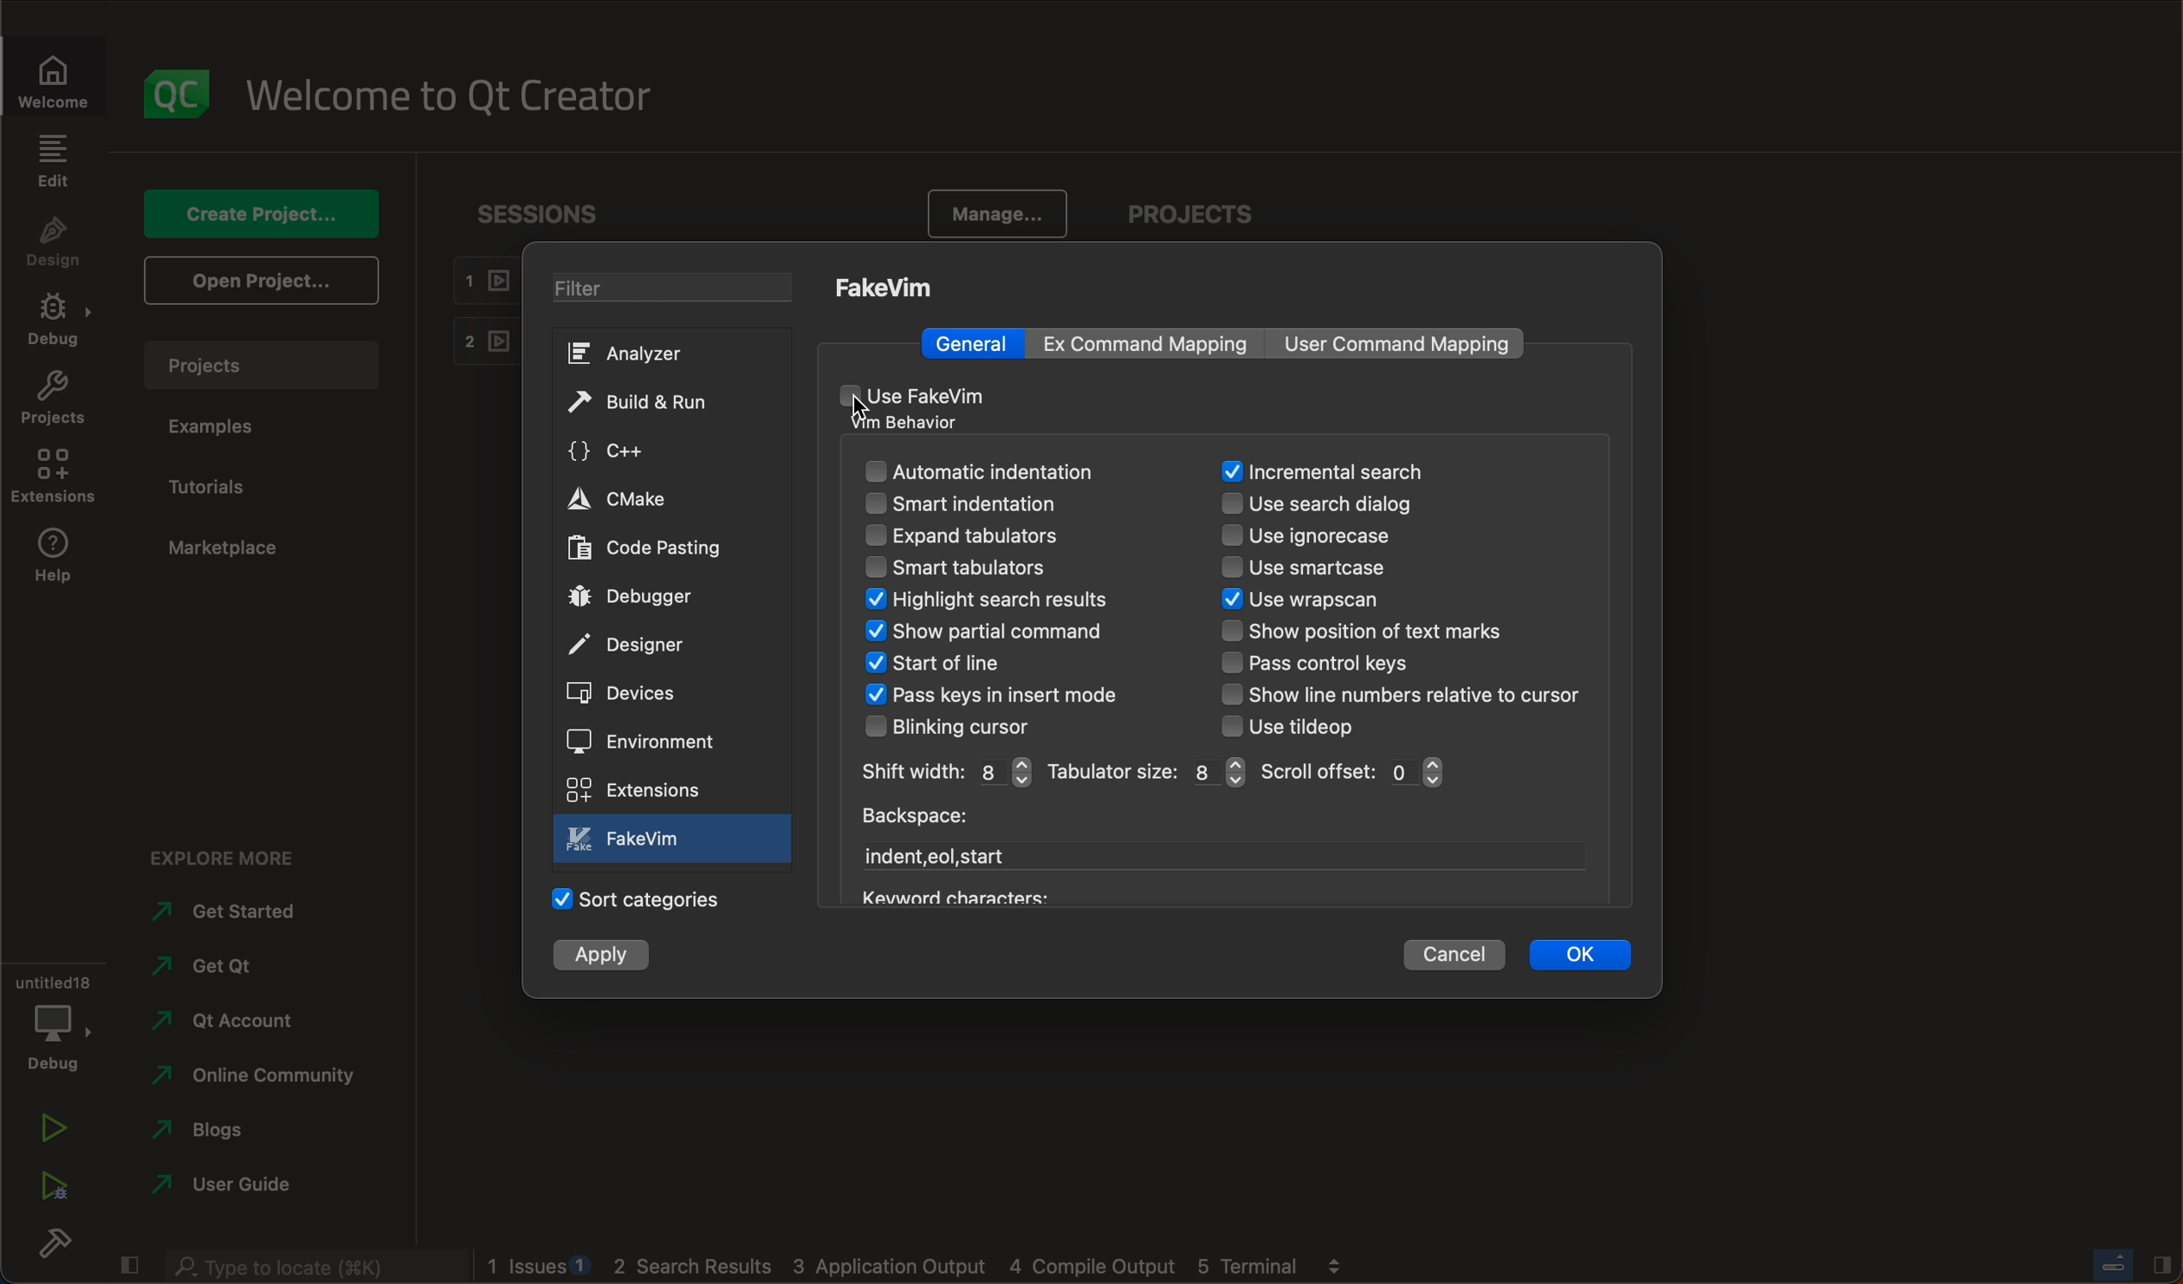 Image resolution: width=2183 pixels, height=1284 pixels. Describe the element at coordinates (1313, 537) in the screenshot. I see `ignorecase` at that location.